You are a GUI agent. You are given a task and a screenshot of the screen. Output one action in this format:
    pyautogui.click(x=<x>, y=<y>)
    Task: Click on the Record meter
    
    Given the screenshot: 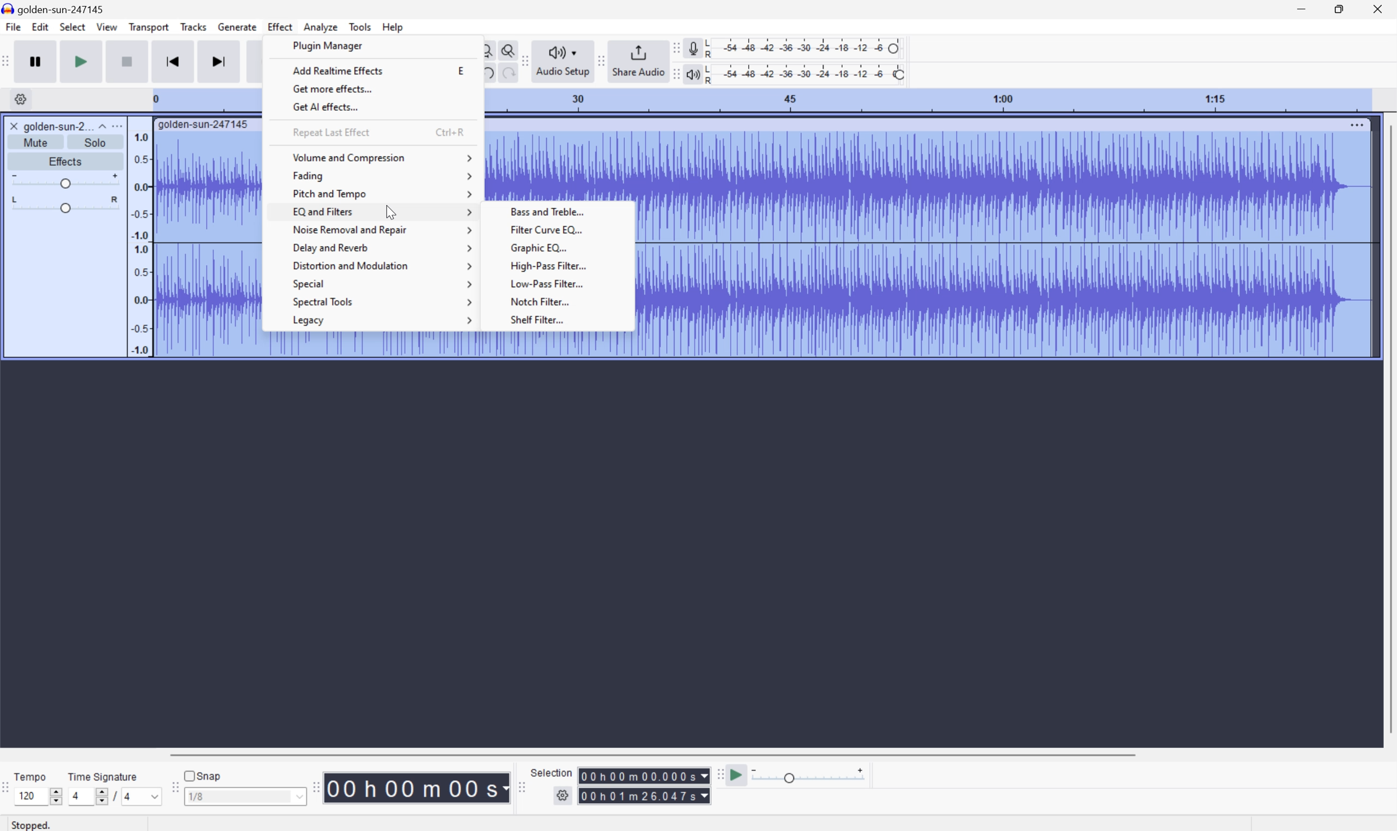 What is the action you would take?
    pyautogui.click(x=693, y=48)
    